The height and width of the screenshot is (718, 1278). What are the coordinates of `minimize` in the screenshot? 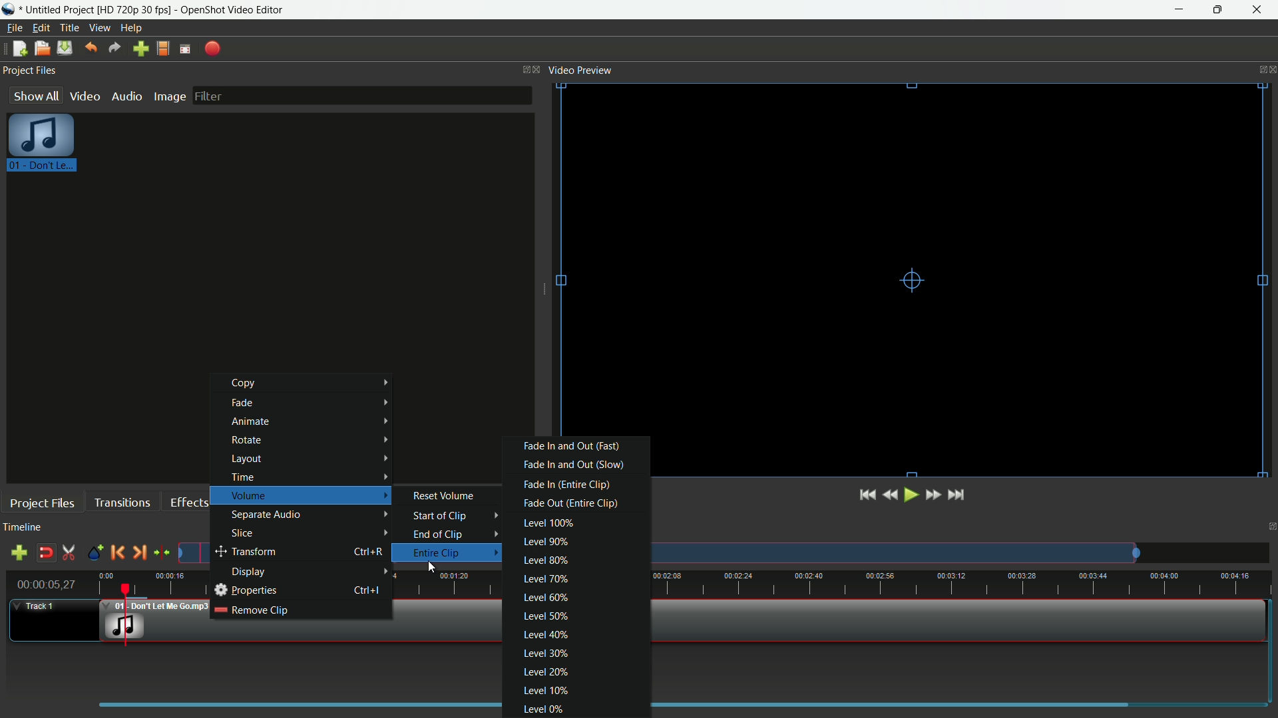 It's located at (1180, 10).